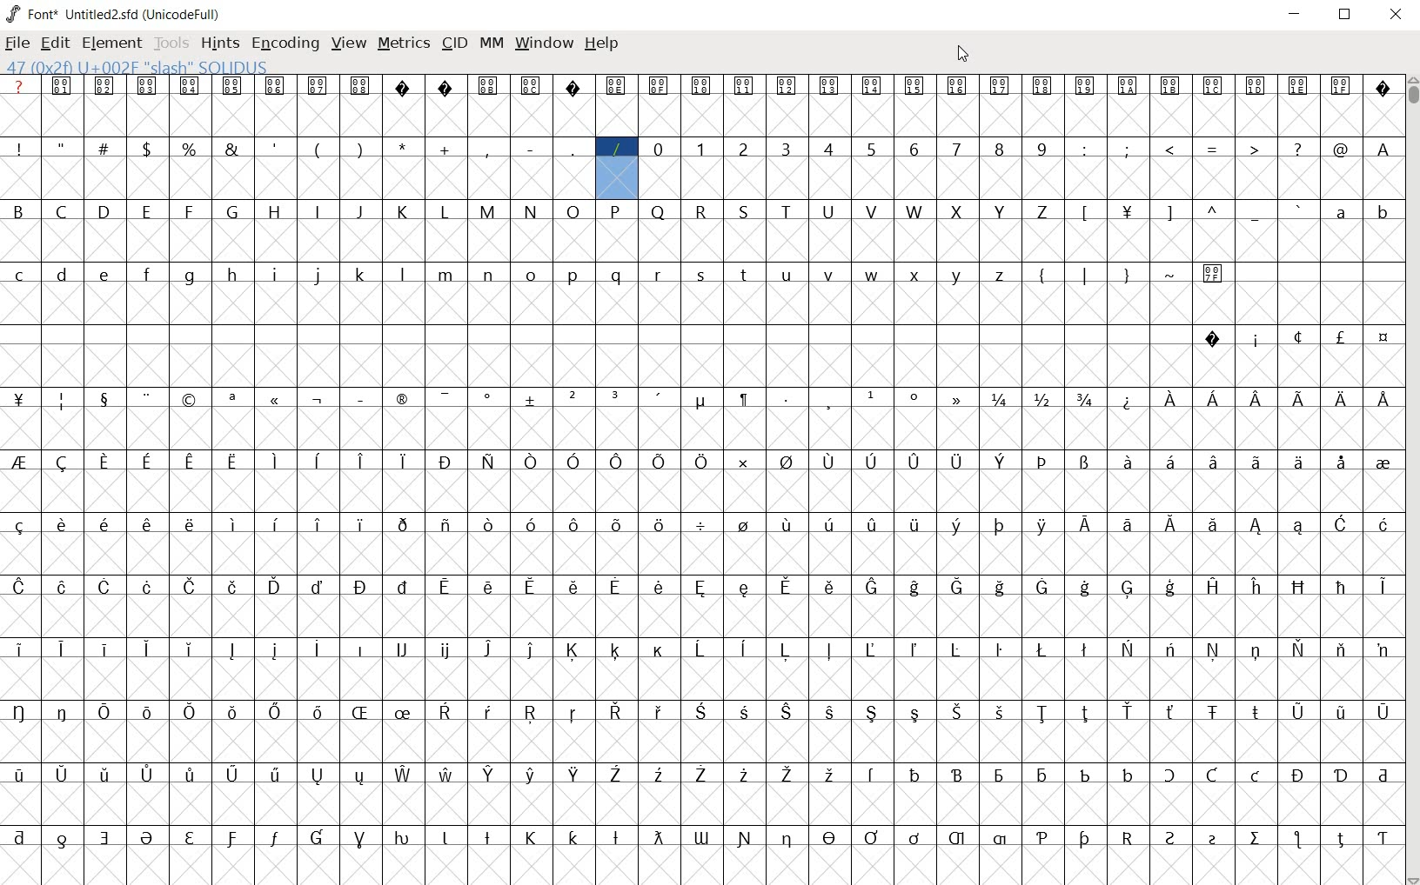 This screenshot has width=1420, height=885. I want to click on glyph, so click(235, 524).